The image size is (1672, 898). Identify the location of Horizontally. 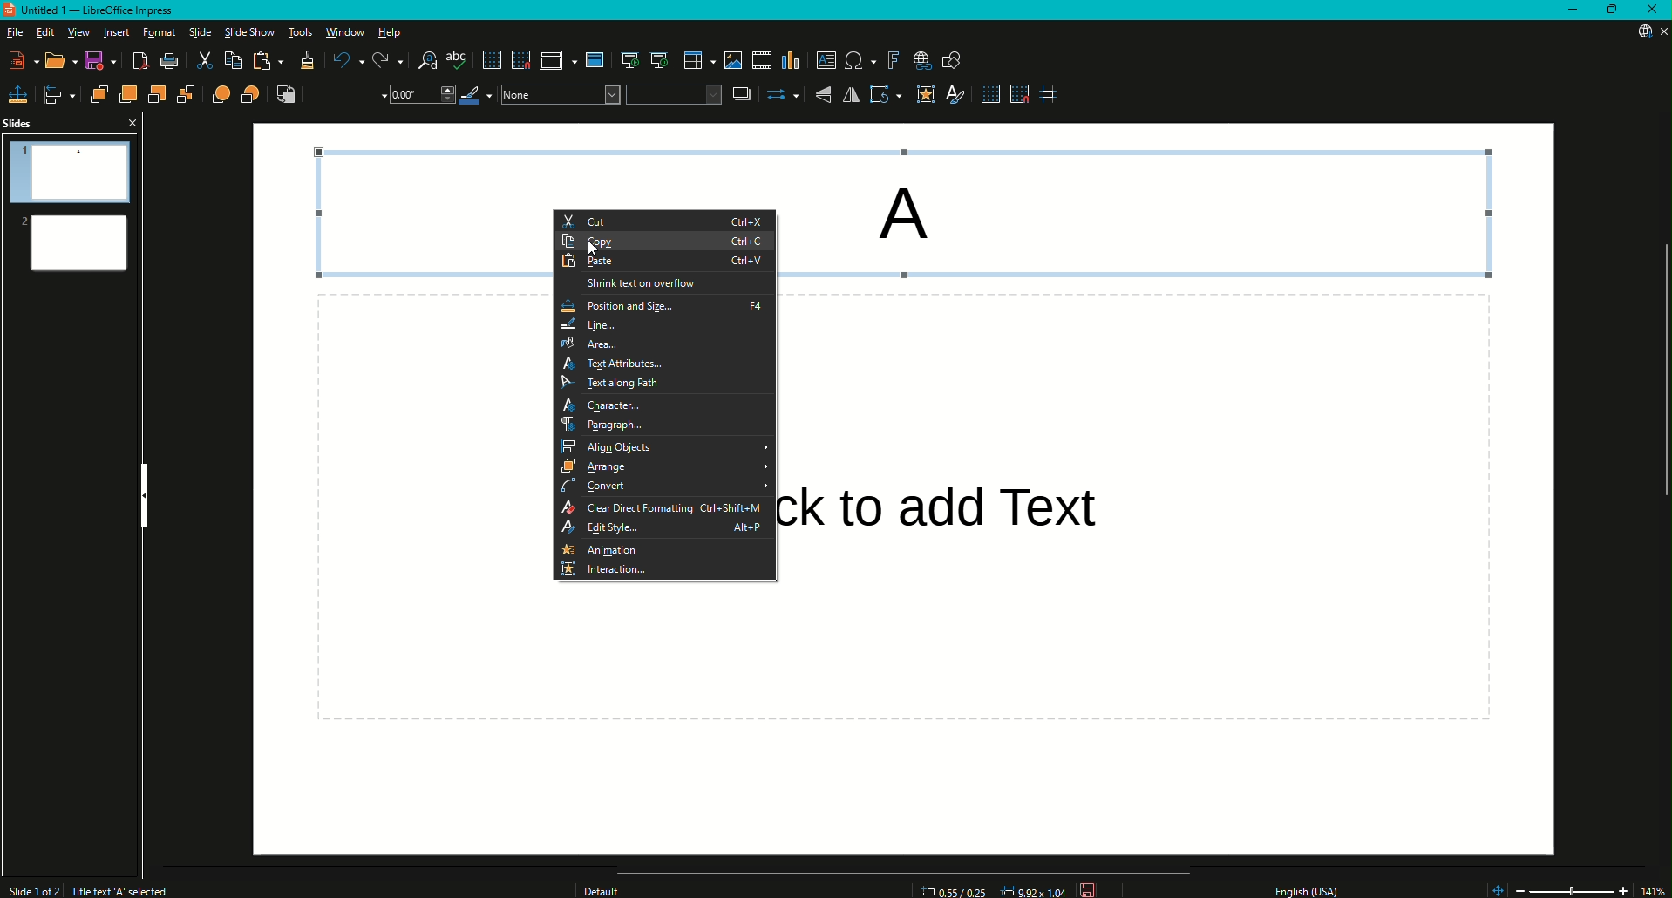
(854, 94).